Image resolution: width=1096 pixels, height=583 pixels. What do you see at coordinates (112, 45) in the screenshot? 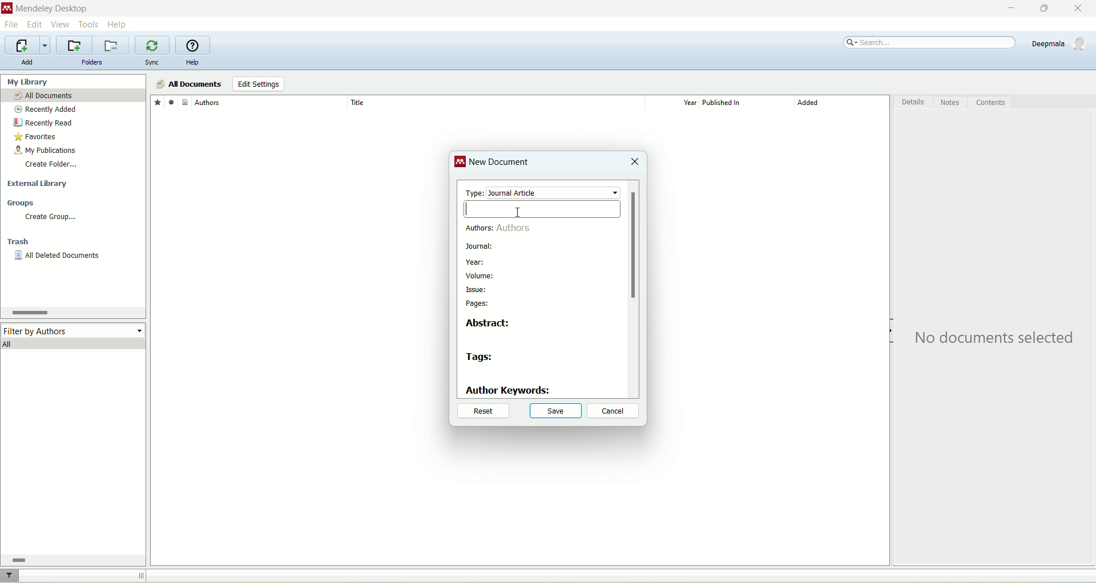
I see `remove current folder` at bounding box center [112, 45].